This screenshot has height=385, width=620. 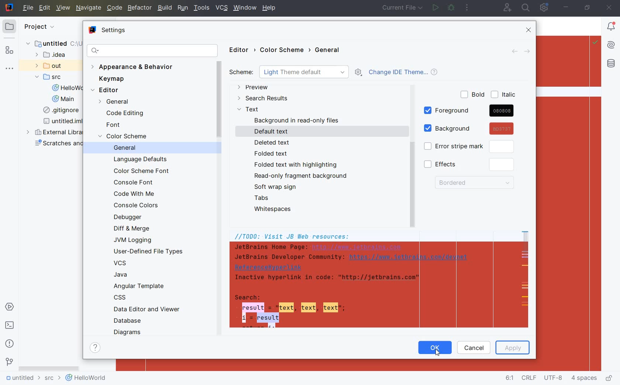 What do you see at coordinates (135, 195) in the screenshot?
I see `CODE WITH ME` at bounding box center [135, 195].